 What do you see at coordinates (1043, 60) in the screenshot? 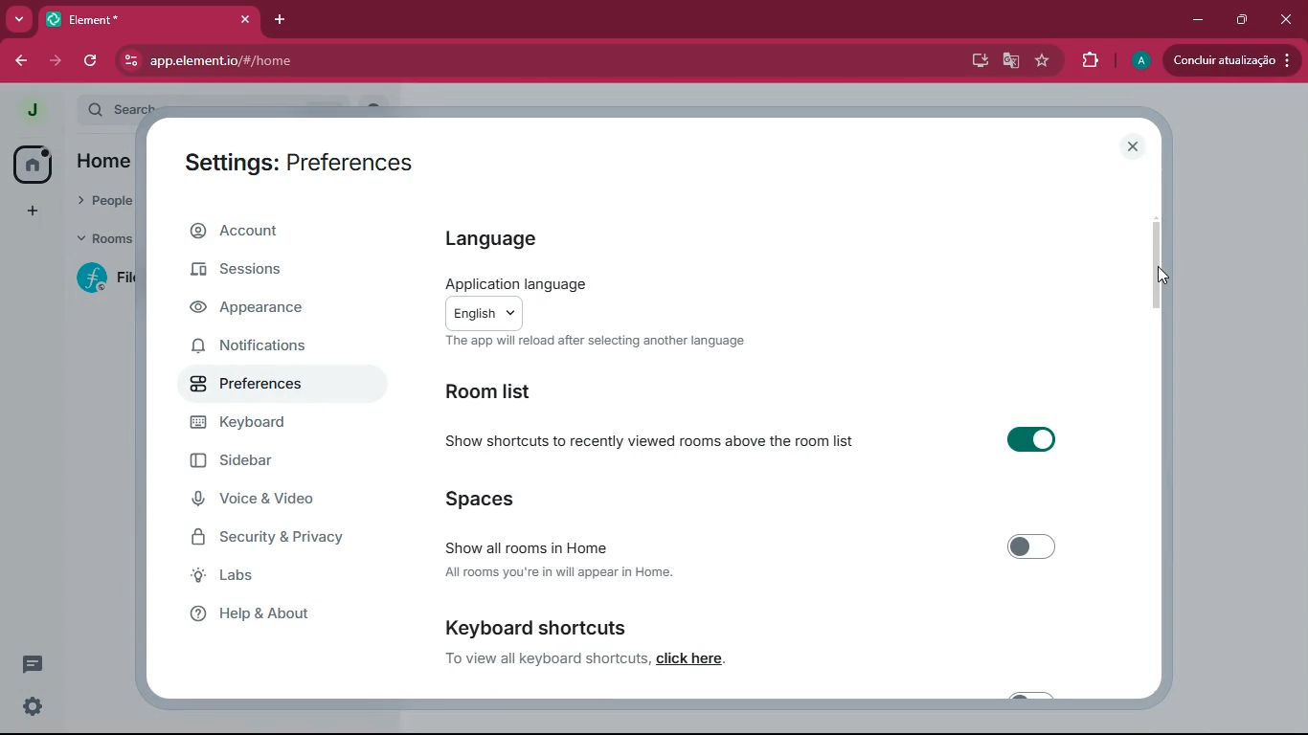
I see `favourite` at bounding box center [1043, 60].